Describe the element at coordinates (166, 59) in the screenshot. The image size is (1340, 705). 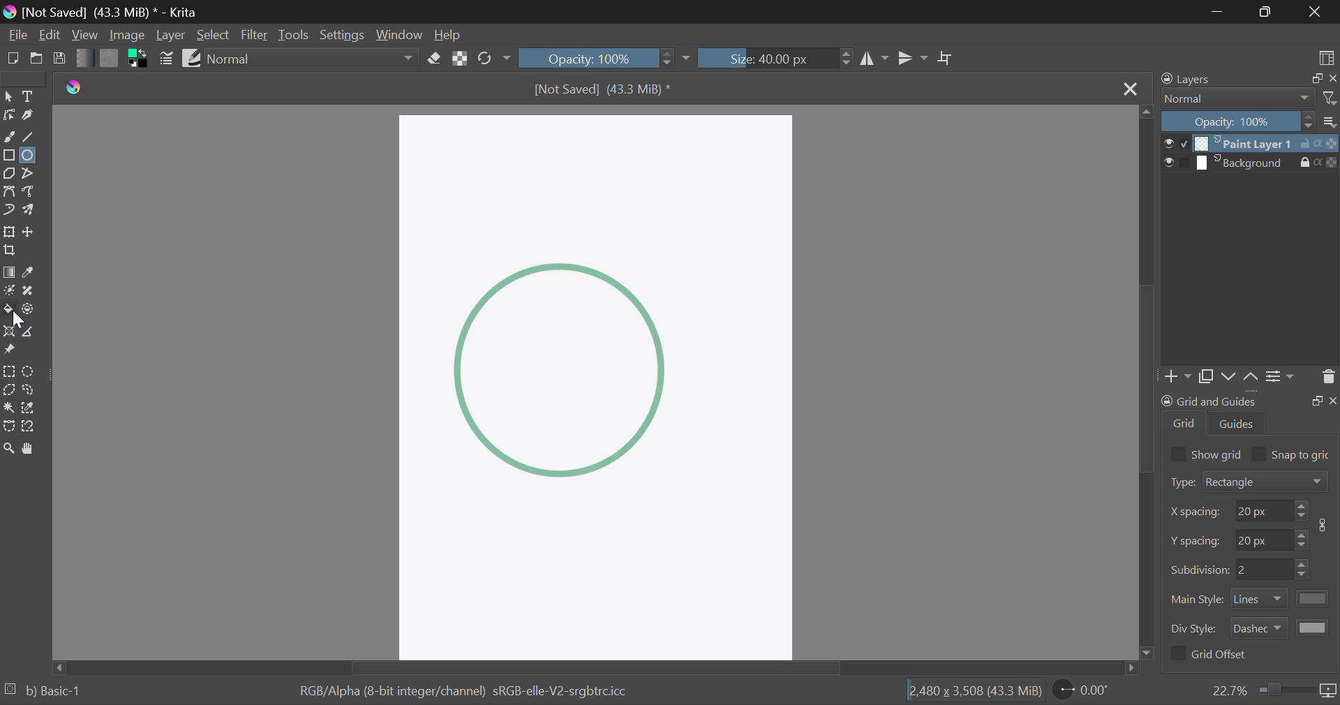
I see `Brush Settings` at that location.